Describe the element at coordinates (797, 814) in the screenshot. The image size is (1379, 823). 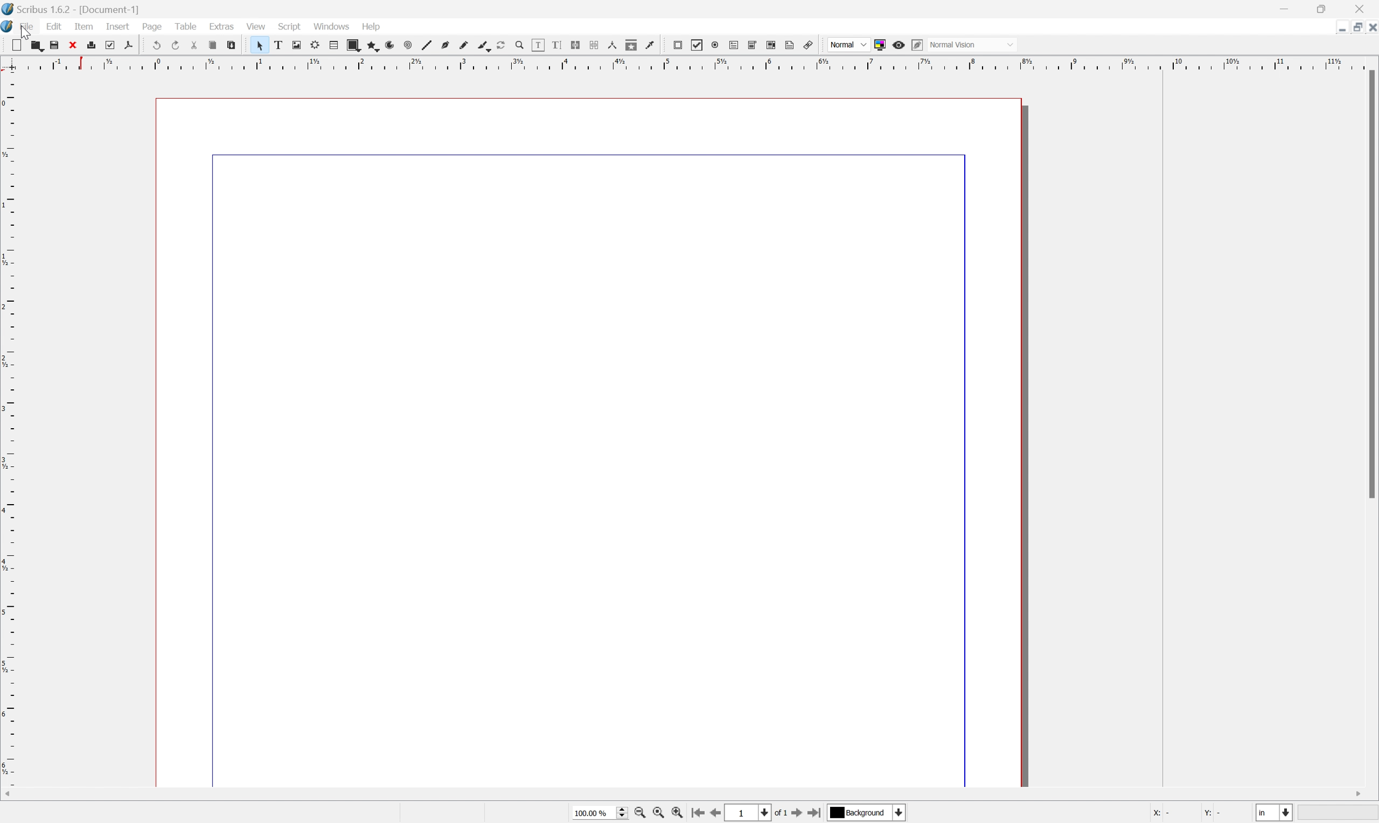
I see `go to next page` at that location.